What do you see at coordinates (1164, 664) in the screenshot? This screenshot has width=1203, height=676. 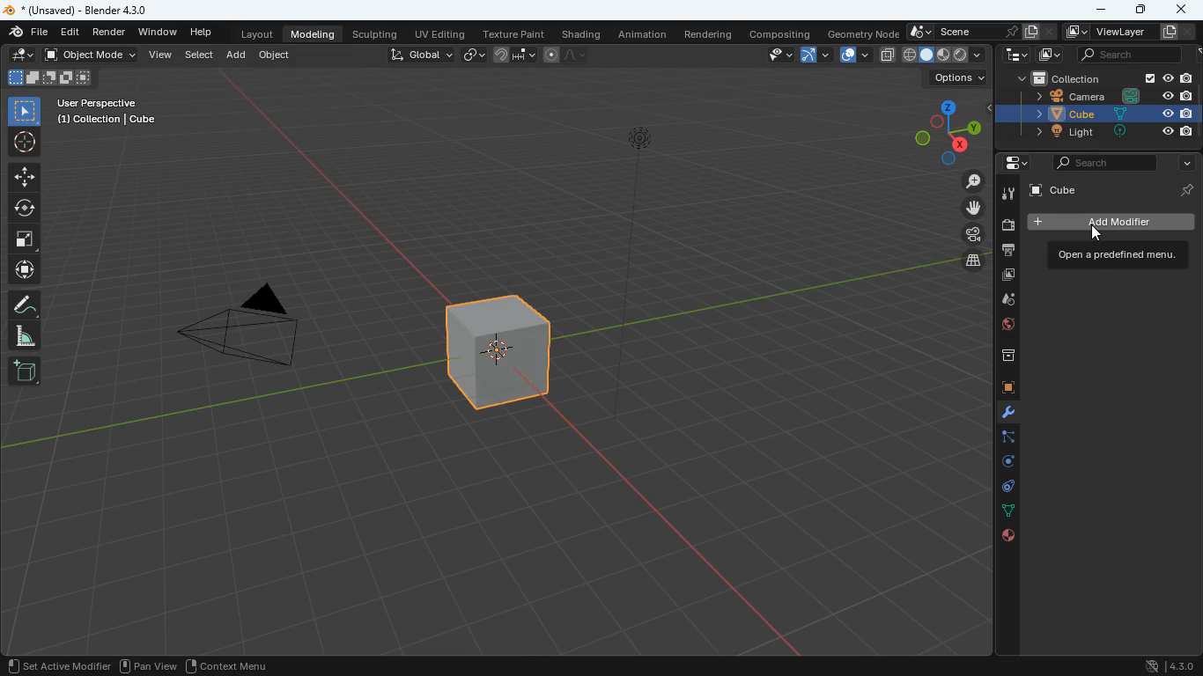 I see `version` at bounding box center [1164, 664].